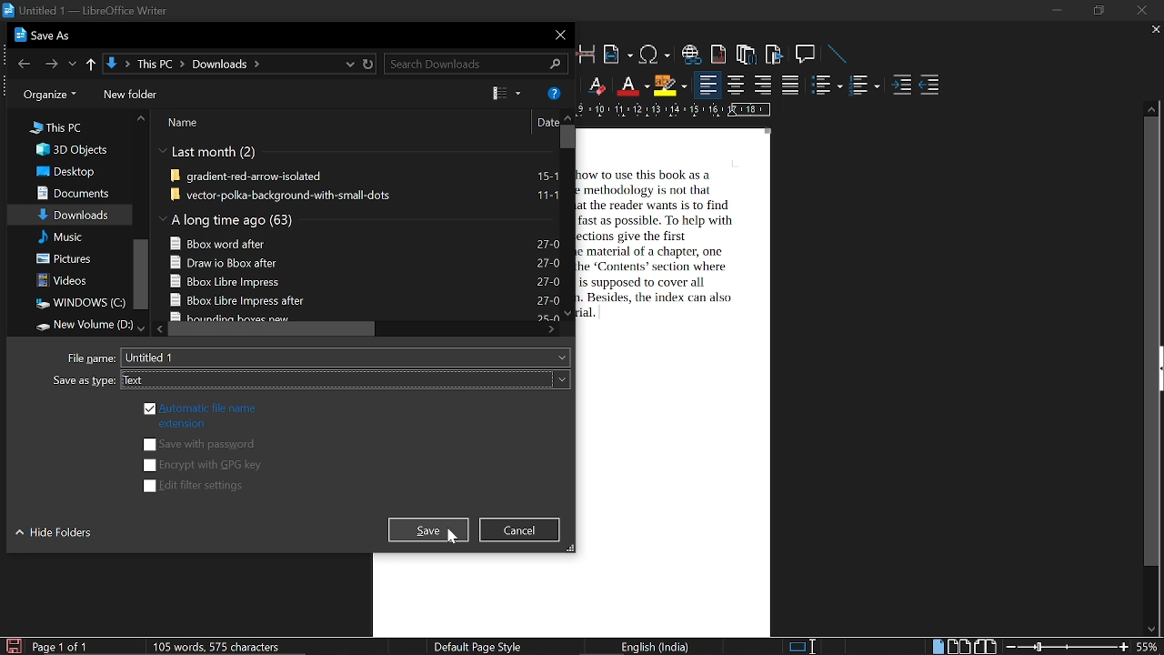 The image size is (1164, 655). I want to click on save, so click(429, 530).